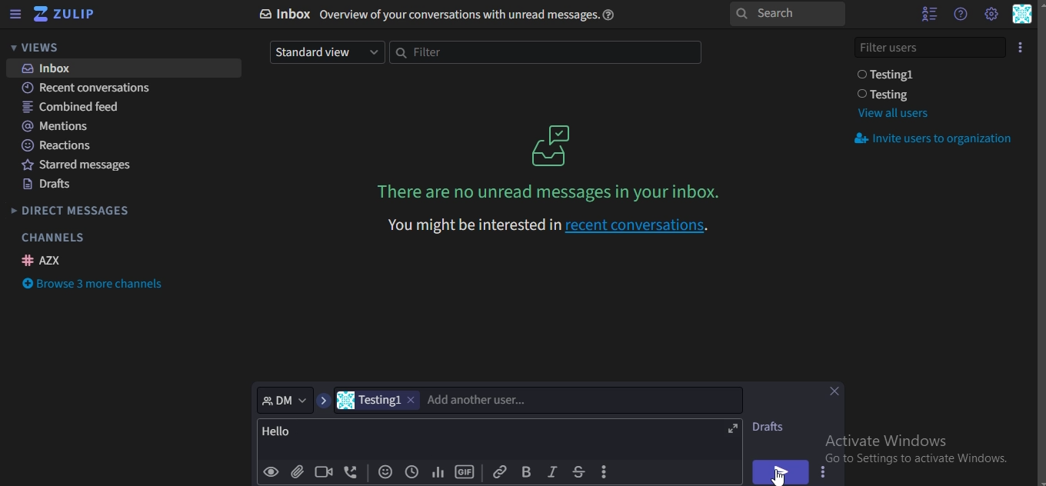  I want to click on testing1, so click(380, 400).